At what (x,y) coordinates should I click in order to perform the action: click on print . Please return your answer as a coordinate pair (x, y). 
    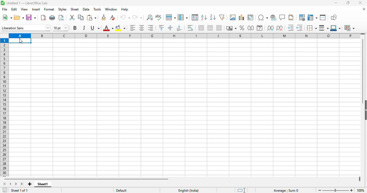
    Looking at the image, I should click on (53, 18).